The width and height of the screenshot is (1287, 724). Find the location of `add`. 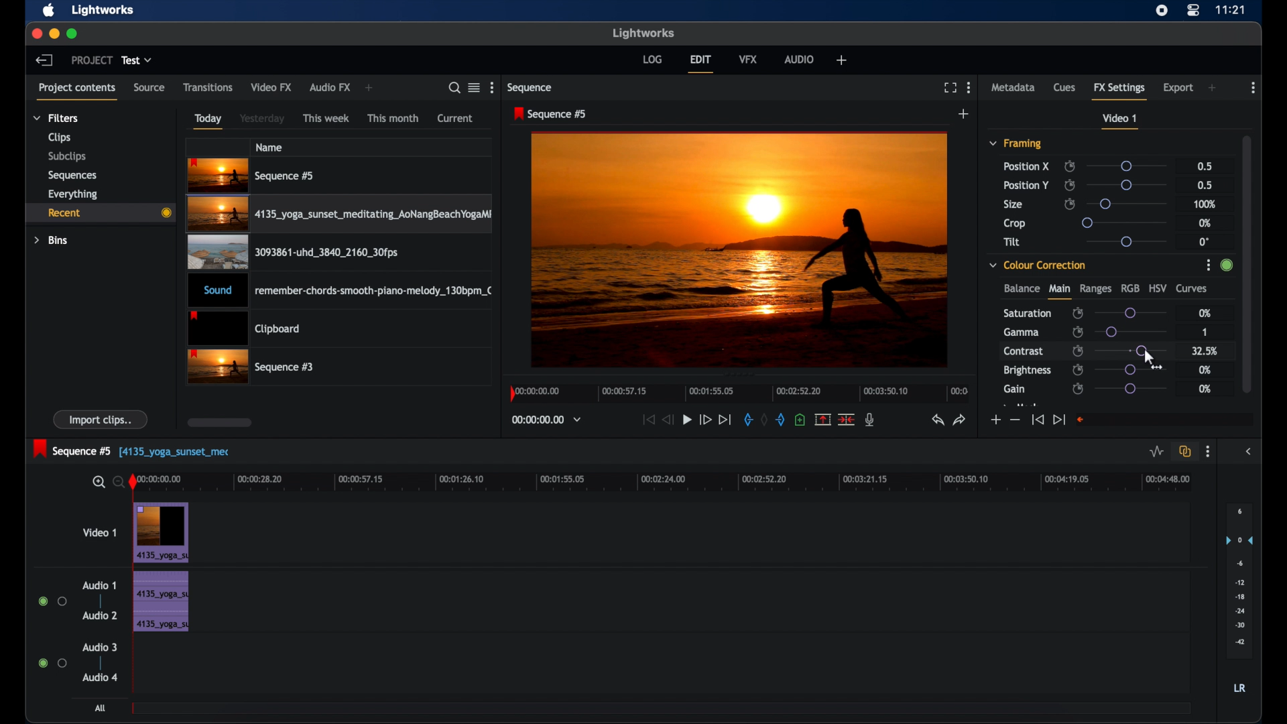

add is located at coordinates (842, 60).